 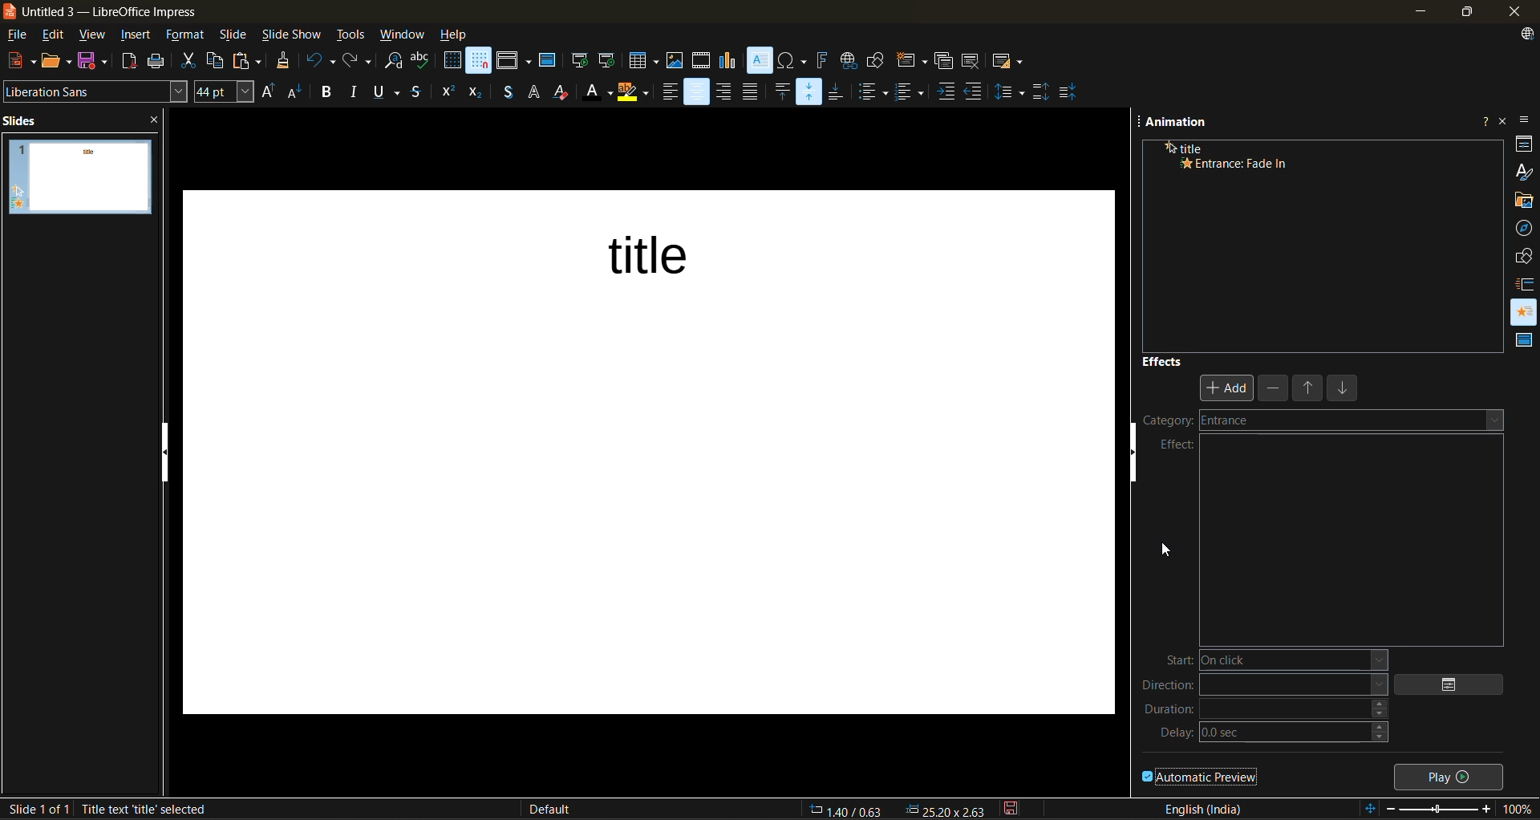 What do you see at coordinates (130, 63) in the screenshot?
I see `export directly as PDF` at bounding box center [130, 63].